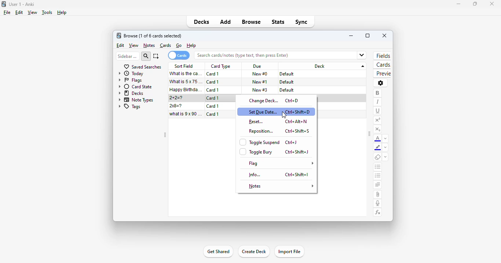 This screenshot has height=263, width=501. Describe the element at coordinates (220, 66) in the screenshot. I see `card type` at that location.